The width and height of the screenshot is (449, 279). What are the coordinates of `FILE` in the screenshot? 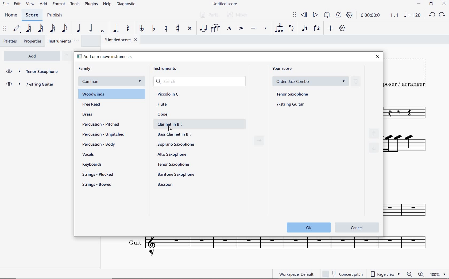 It's located at (6, 3).